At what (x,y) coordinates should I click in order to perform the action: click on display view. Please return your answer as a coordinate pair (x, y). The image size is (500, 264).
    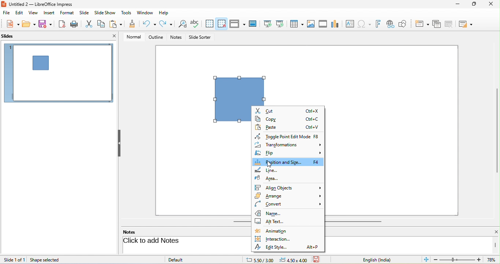
    Looking at the image, I should click on (237, 23).